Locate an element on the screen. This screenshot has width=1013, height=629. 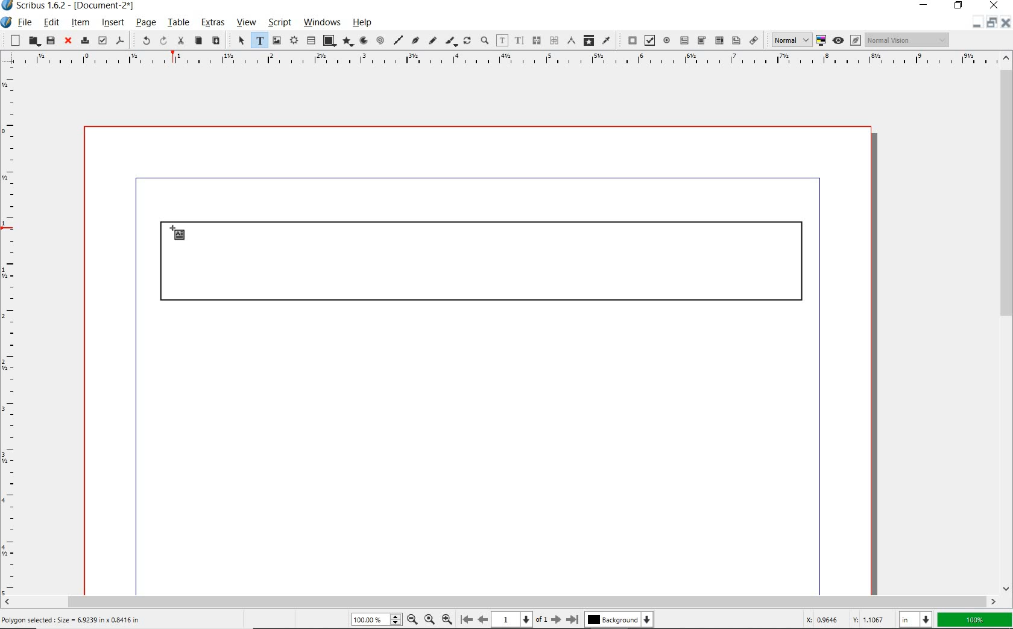
render frame is located at coordinates (293, 41).